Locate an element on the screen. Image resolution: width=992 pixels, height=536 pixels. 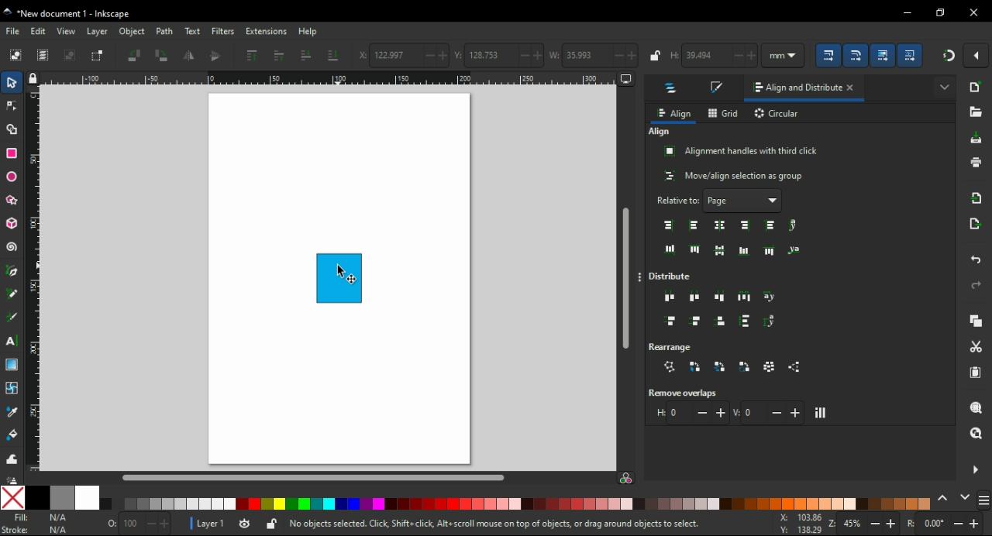
distribute horizontally with even spacing between centers is located at coordinates (695, 298).